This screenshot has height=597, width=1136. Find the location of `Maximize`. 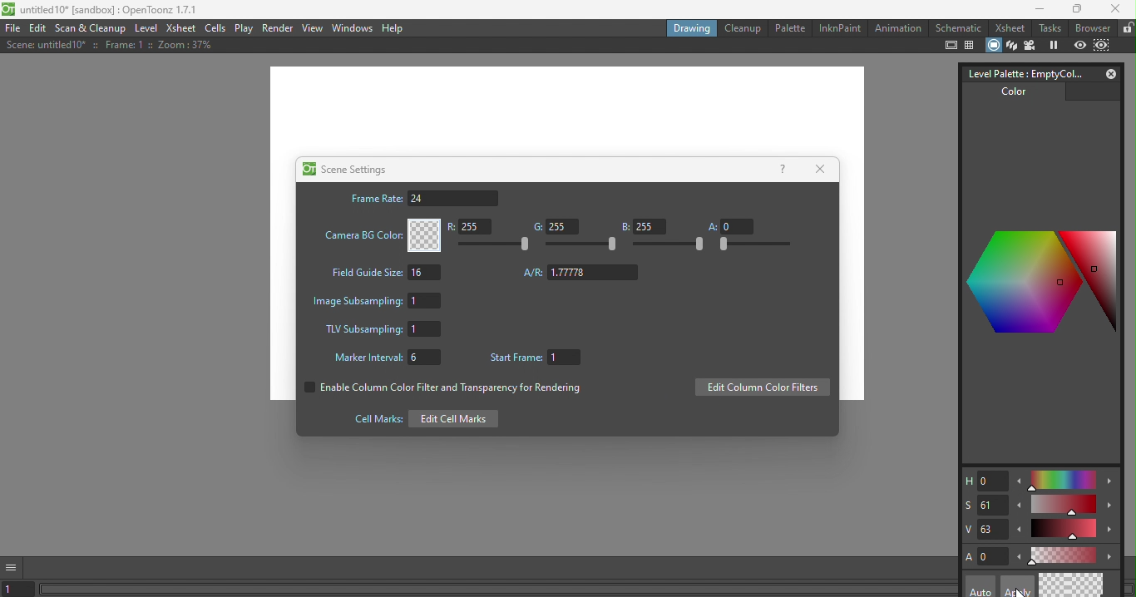

Maximize is located at coordinates (1074, 10).